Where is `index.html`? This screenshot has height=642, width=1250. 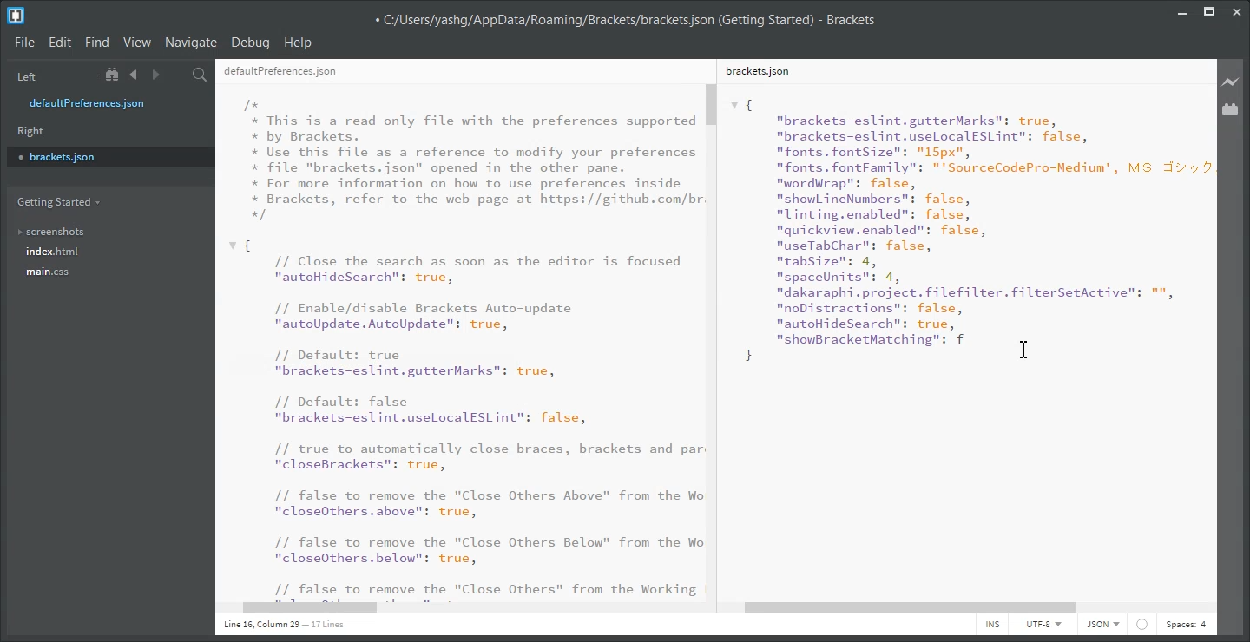 index.html is located at coordinates (53, 252).